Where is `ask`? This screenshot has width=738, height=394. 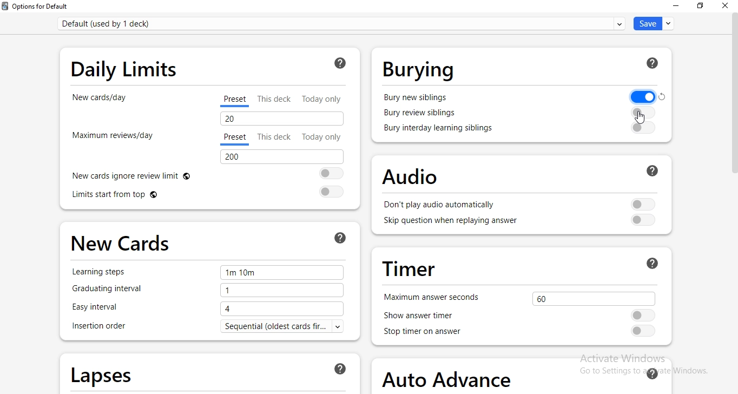 ask is located at coordinates (340, 64).